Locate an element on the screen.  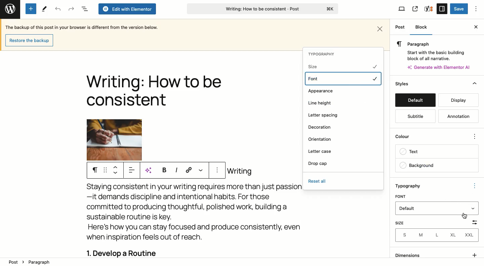
Start with the basic building block of all  narrative. is located at coordinates (435, 54).